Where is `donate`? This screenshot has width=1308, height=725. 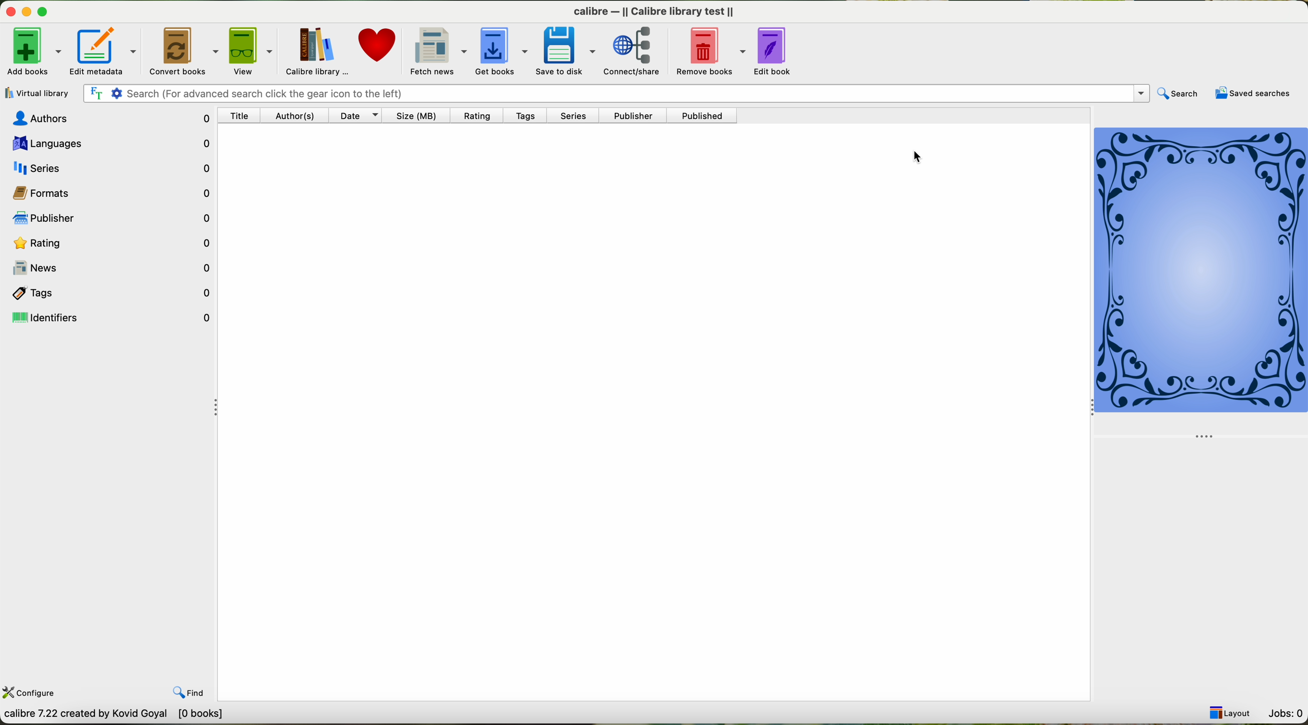 donate is located at coordinates (370, 50).